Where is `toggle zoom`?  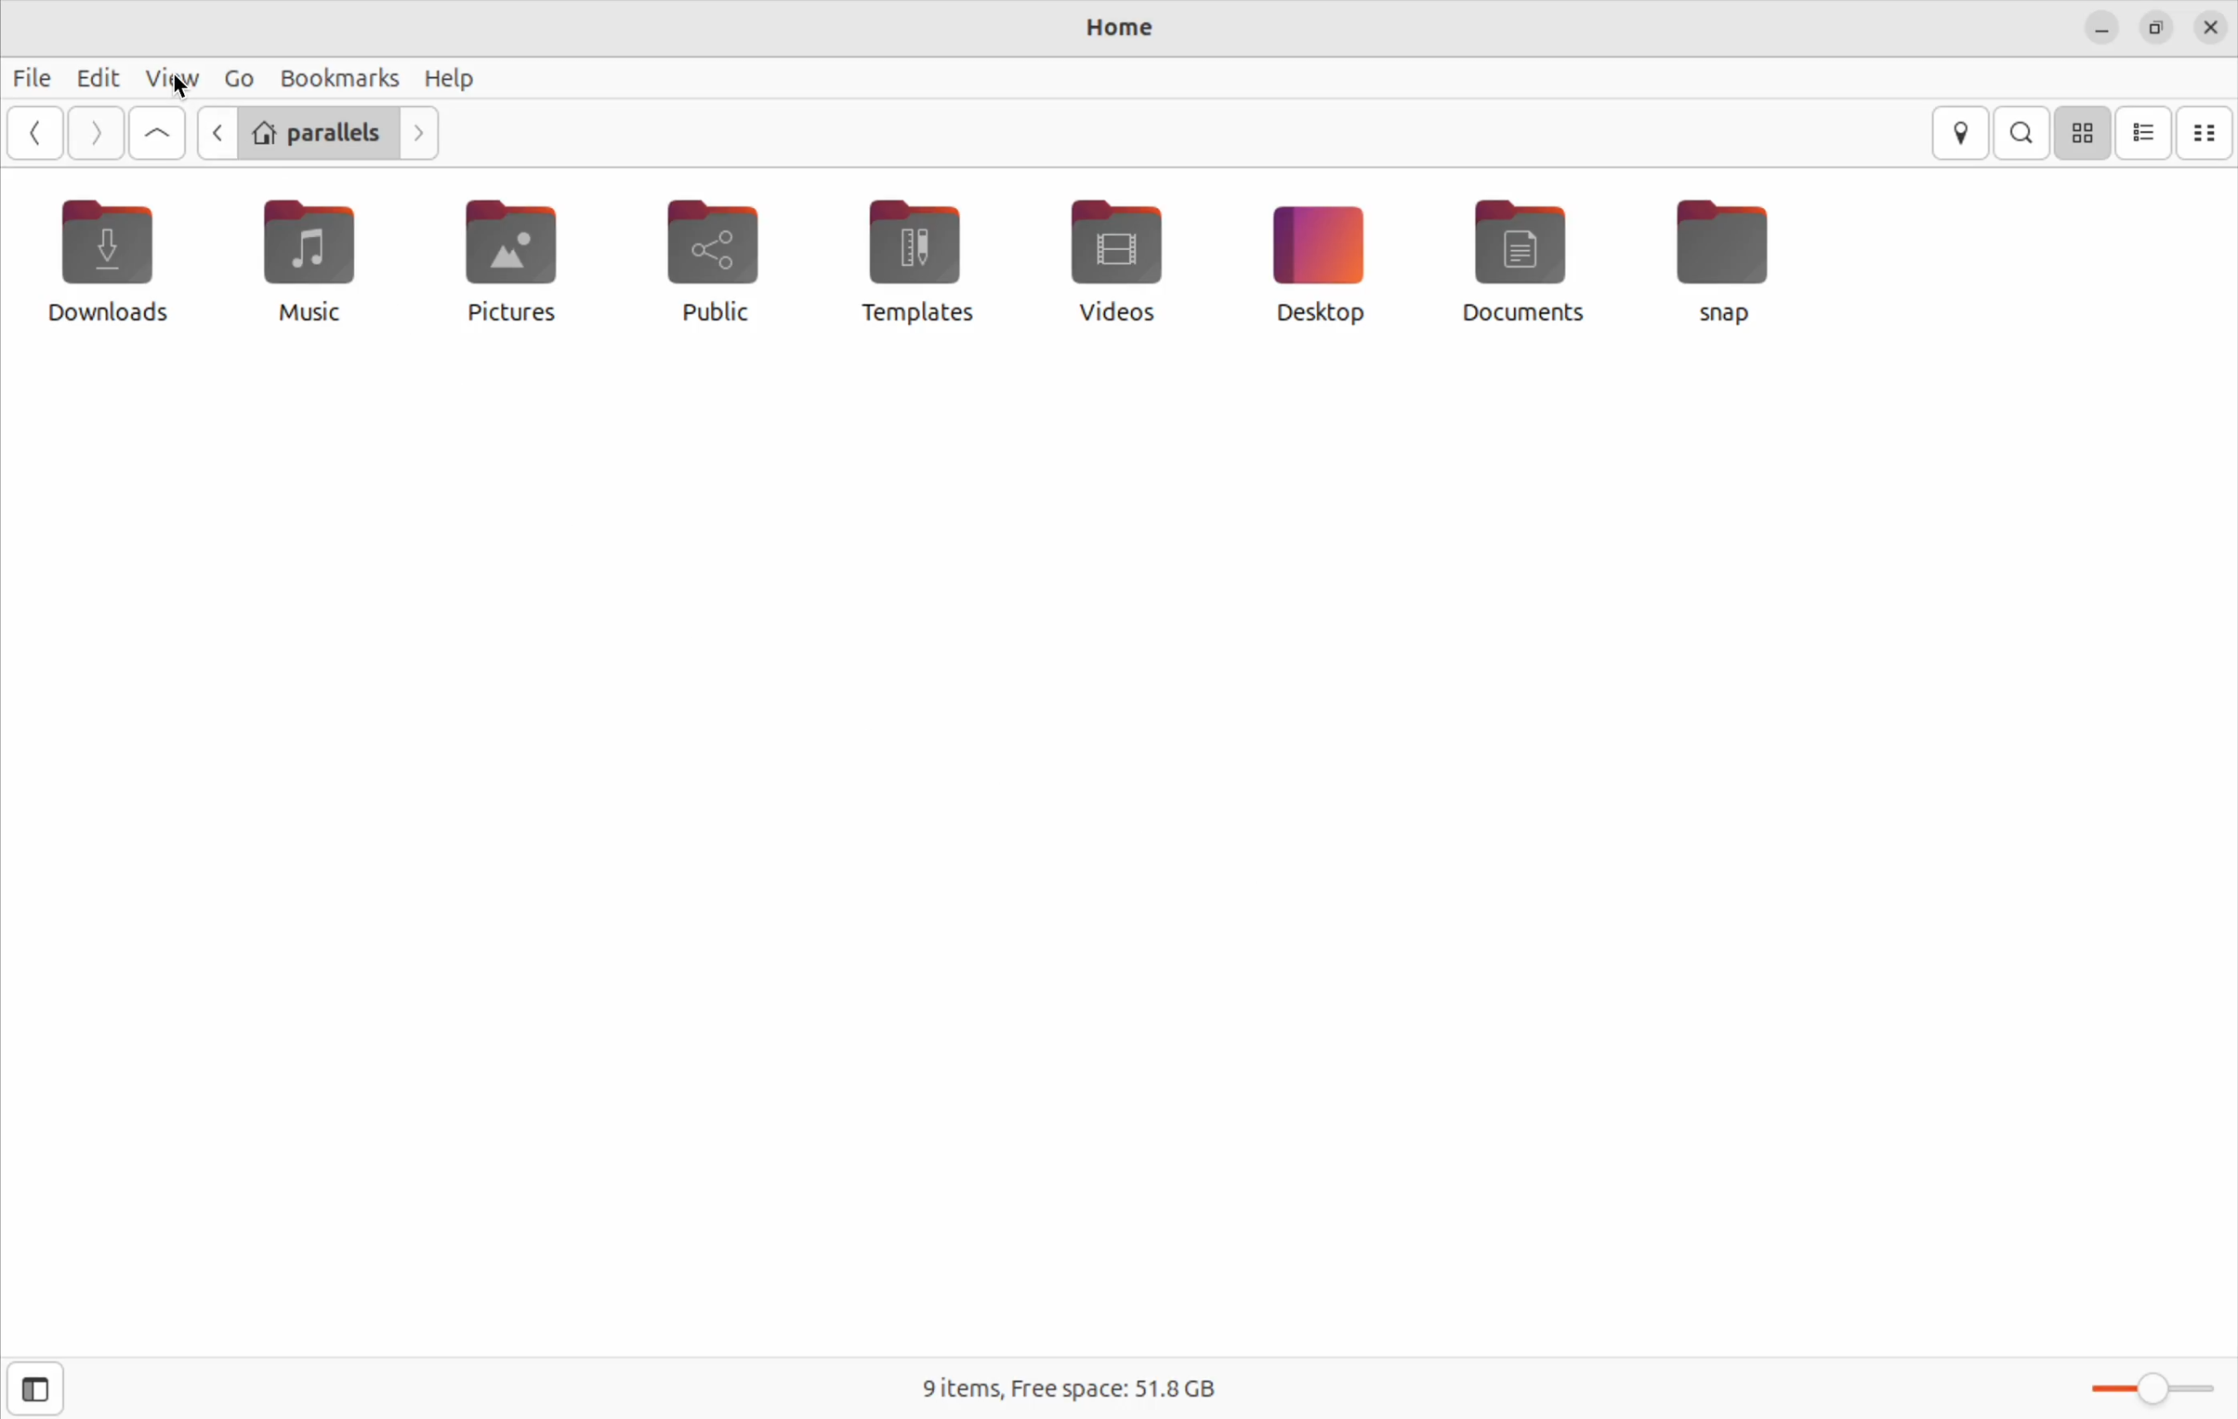
toggle zoom is located at coordinates (2146, 1389).